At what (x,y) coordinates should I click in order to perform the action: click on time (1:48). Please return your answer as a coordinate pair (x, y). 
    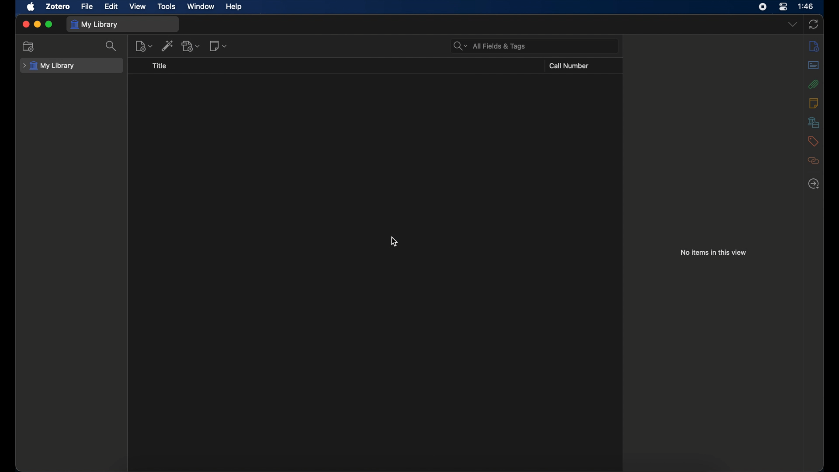
    Looking at the image, I should click on (806, 6).